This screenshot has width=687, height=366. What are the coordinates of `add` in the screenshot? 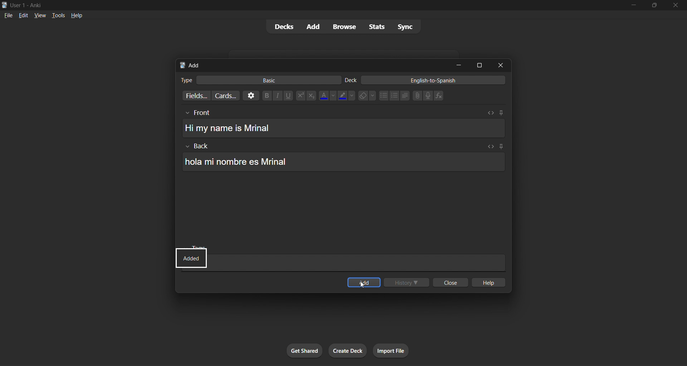 It's located at (313, 26).